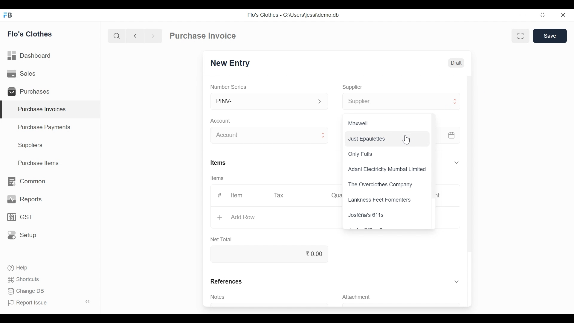 The width and height of the screenshot is (574, 323). I want to click on Flo's Clothes, so click(31, 34).